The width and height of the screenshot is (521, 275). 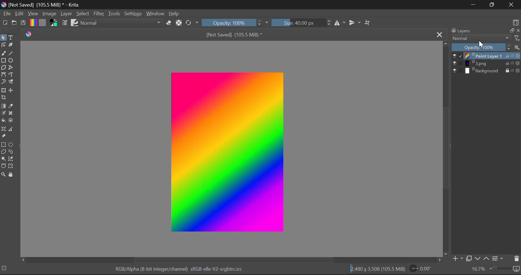 I want to click on Filter, so click(x=100, y=14).